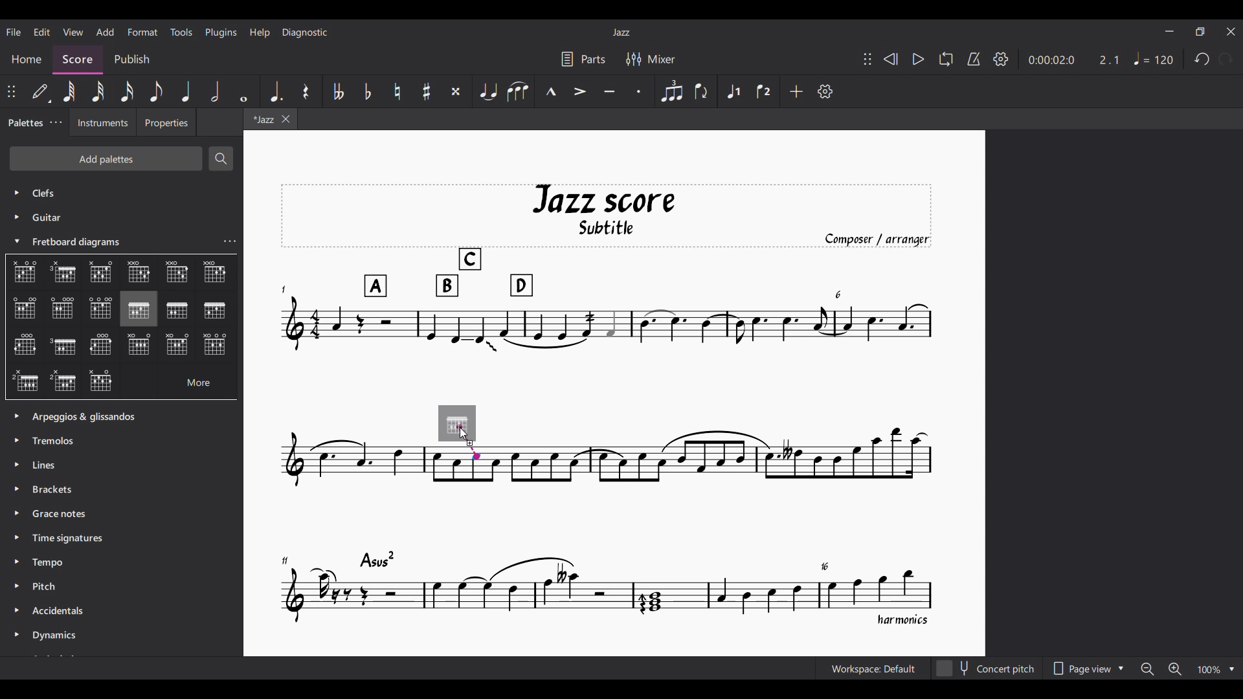  I want to click on Current score, so click(607, 405).